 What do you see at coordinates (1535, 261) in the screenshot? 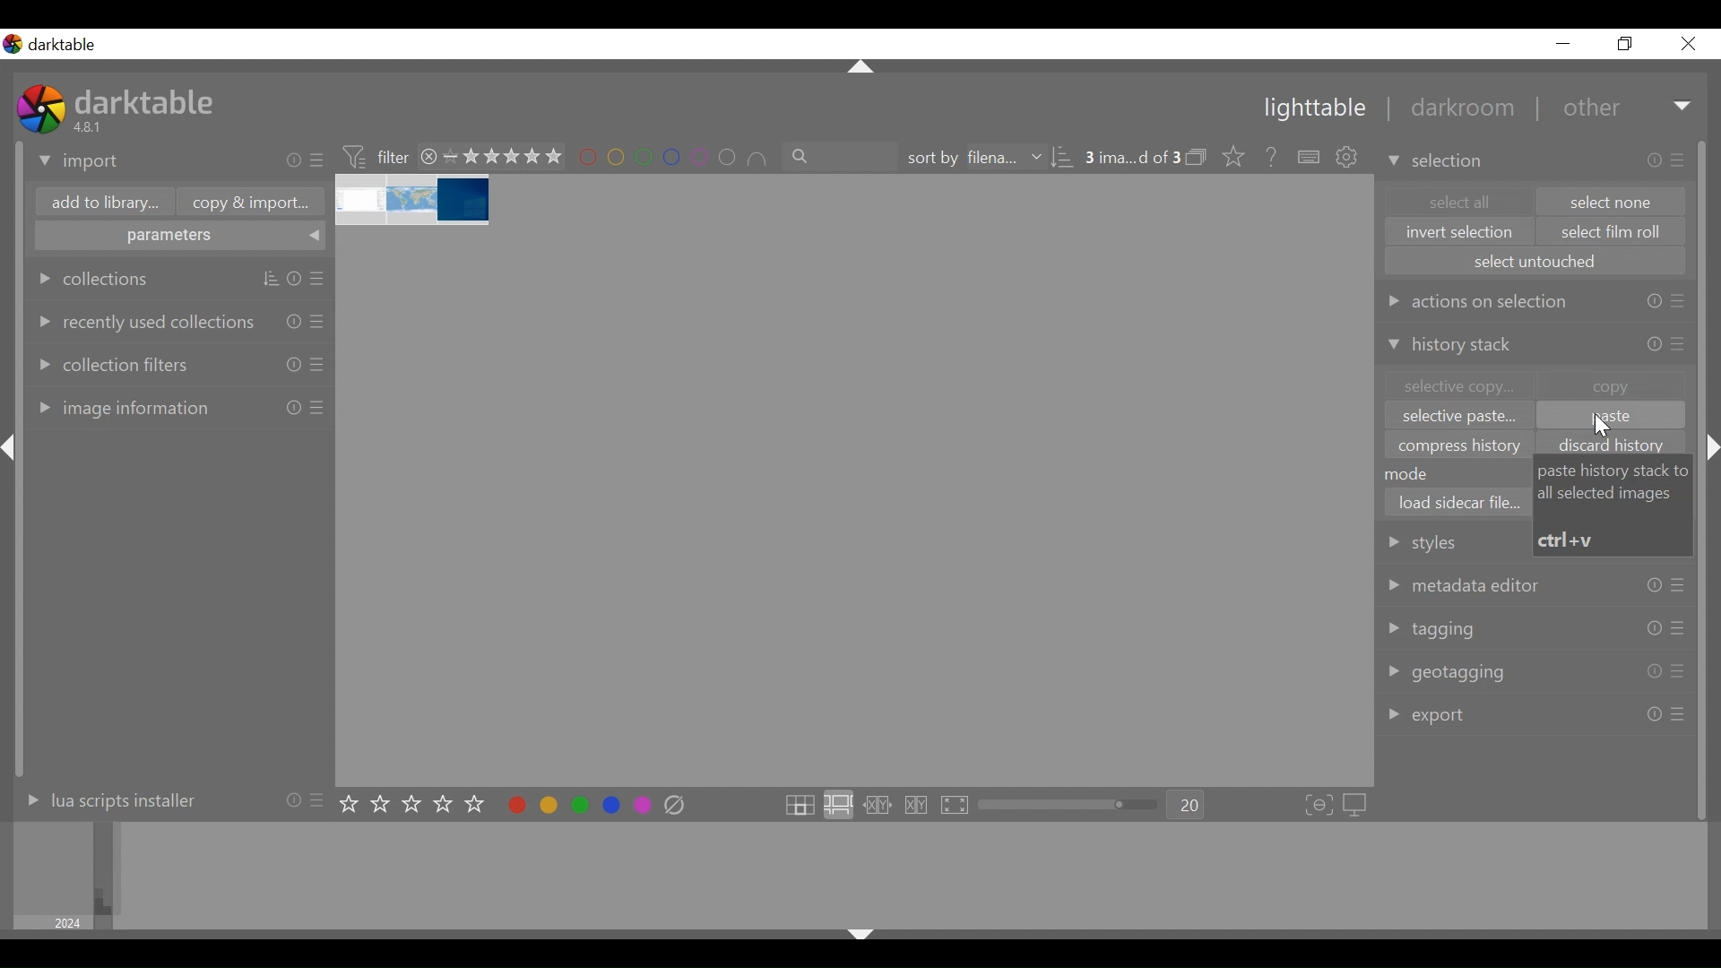
I see `select untouched` at bounding box center [1535, 261].